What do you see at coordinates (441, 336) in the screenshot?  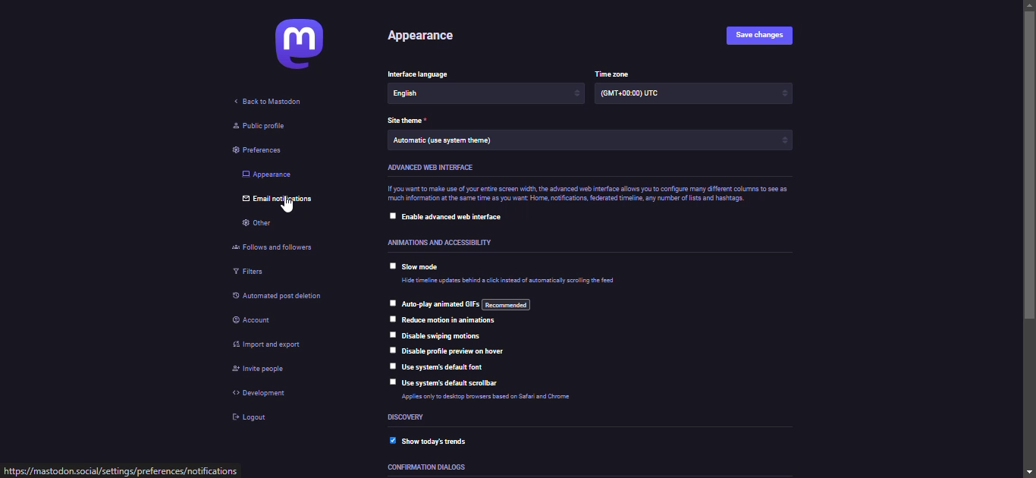 I see `disable swiping motions` at bounding box center [441, 336].